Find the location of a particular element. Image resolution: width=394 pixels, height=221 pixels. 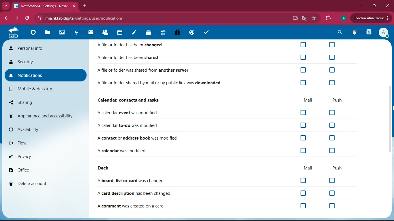

push is located at coordinates (339, 100).